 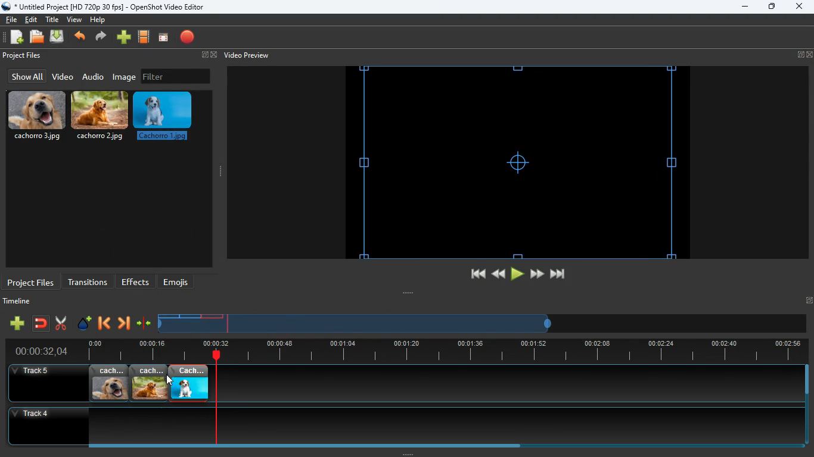 What do you see at coordinates (33, 20) in the screenshot?
I see `edit` at bounding box center [33, 20].